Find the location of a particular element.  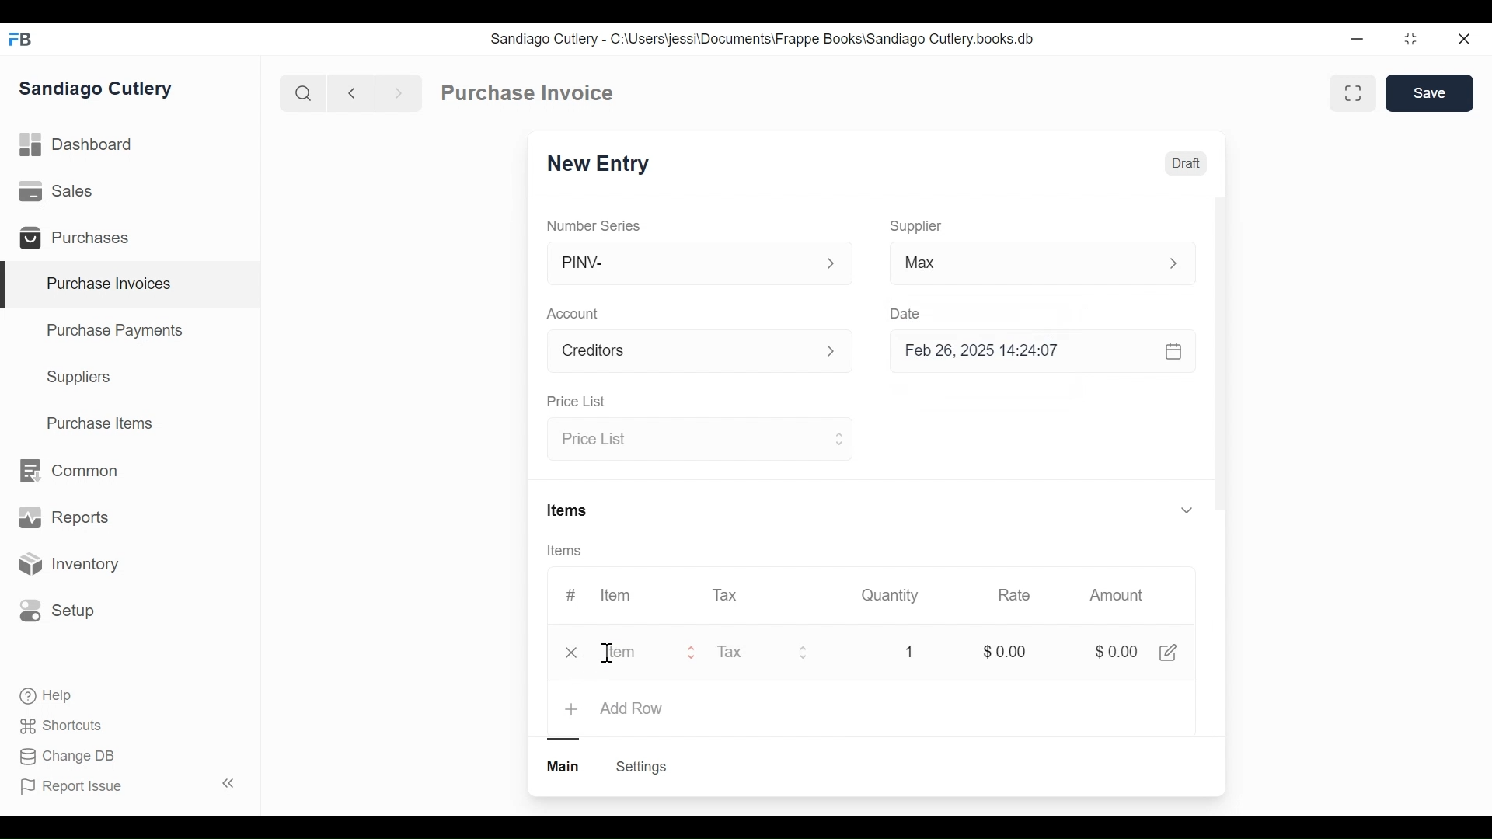

Rate is located at coordinates (1013, 595).